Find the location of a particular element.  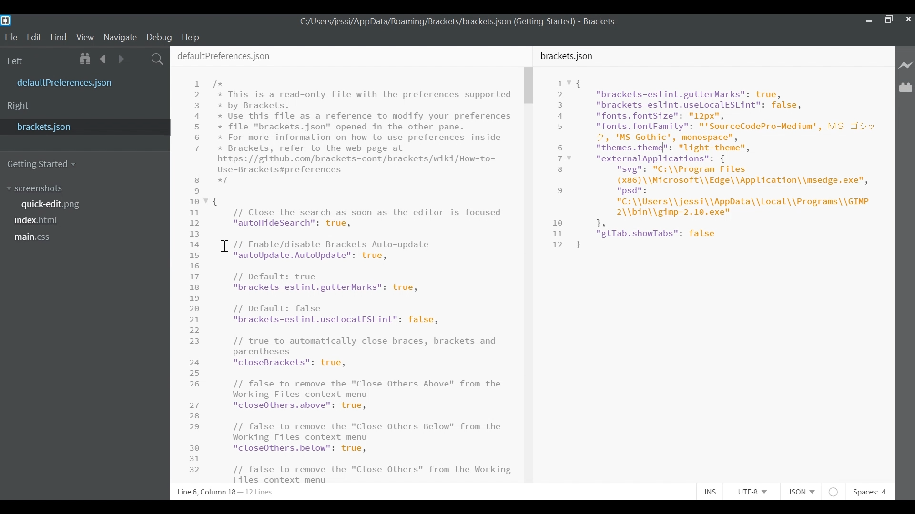

Navigate Forward is located at coordinates (121, 58).